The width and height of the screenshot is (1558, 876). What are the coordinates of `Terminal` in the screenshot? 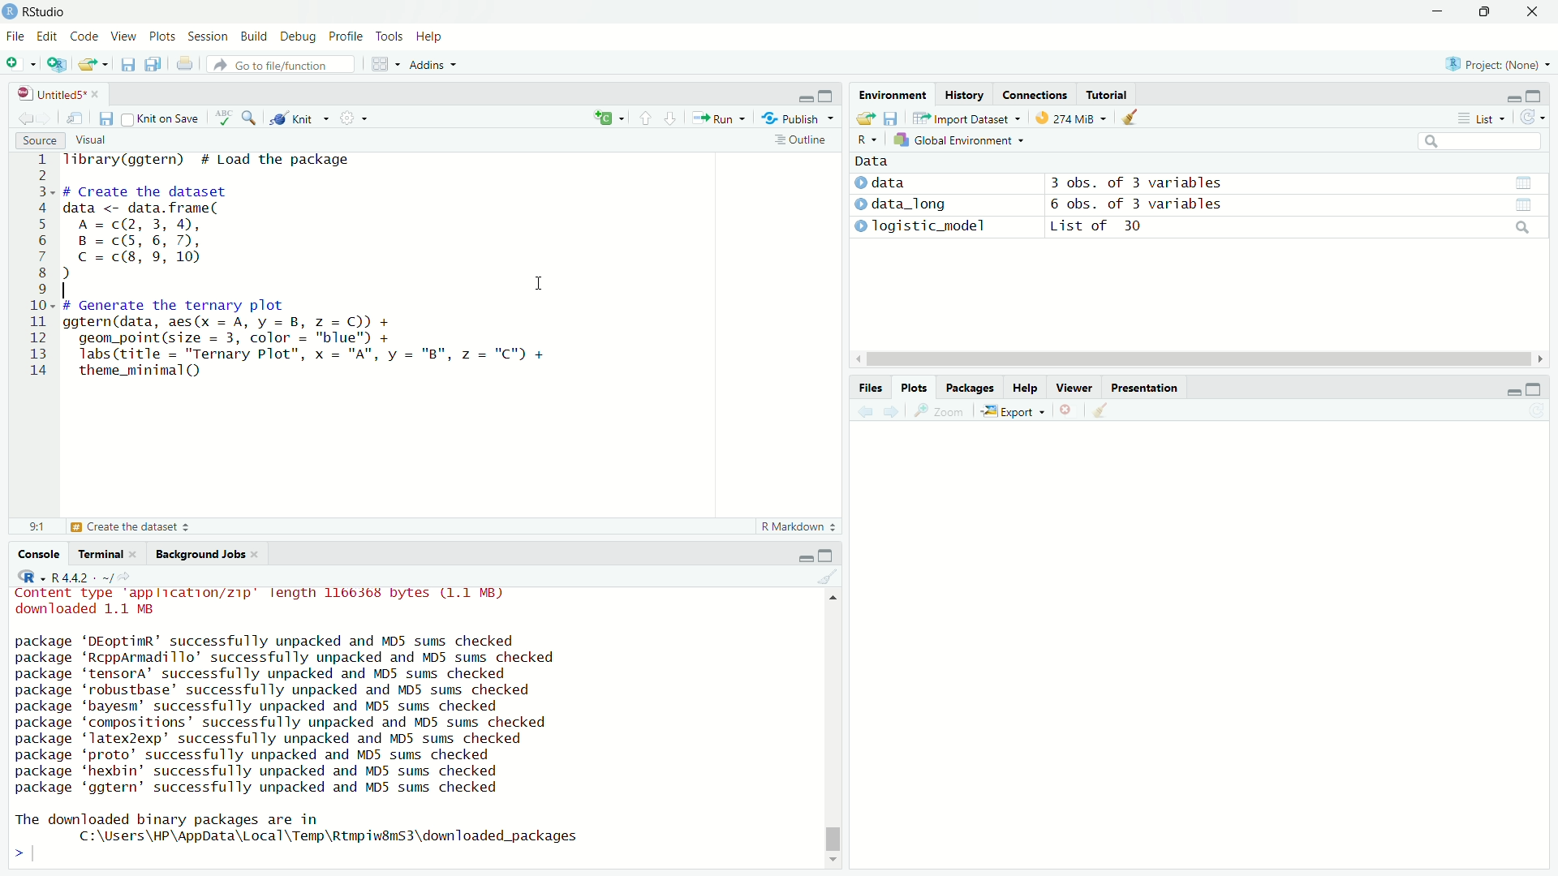 It's located at (101, 554).